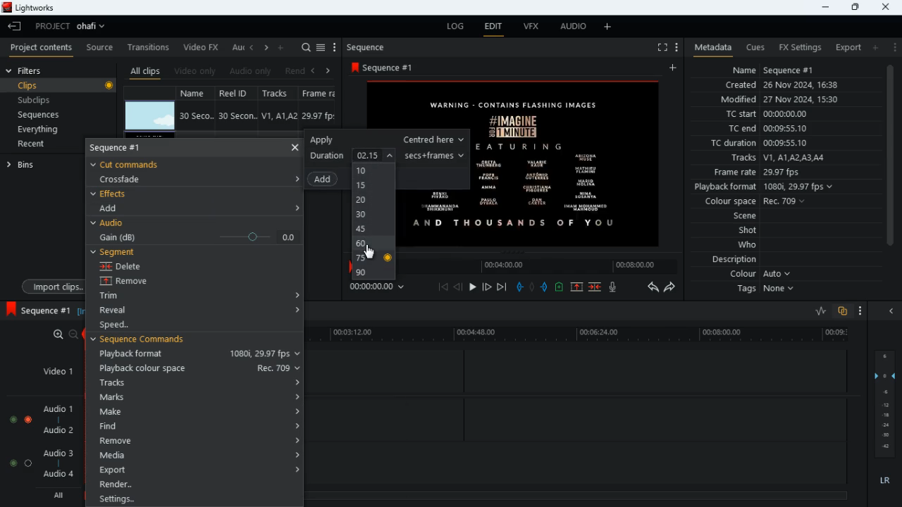 The width and height of the screenshot is (902, 507). What do you see at coordinates (546, 288) in the screenshot?
I see `push` at bounding box center [546, 288].